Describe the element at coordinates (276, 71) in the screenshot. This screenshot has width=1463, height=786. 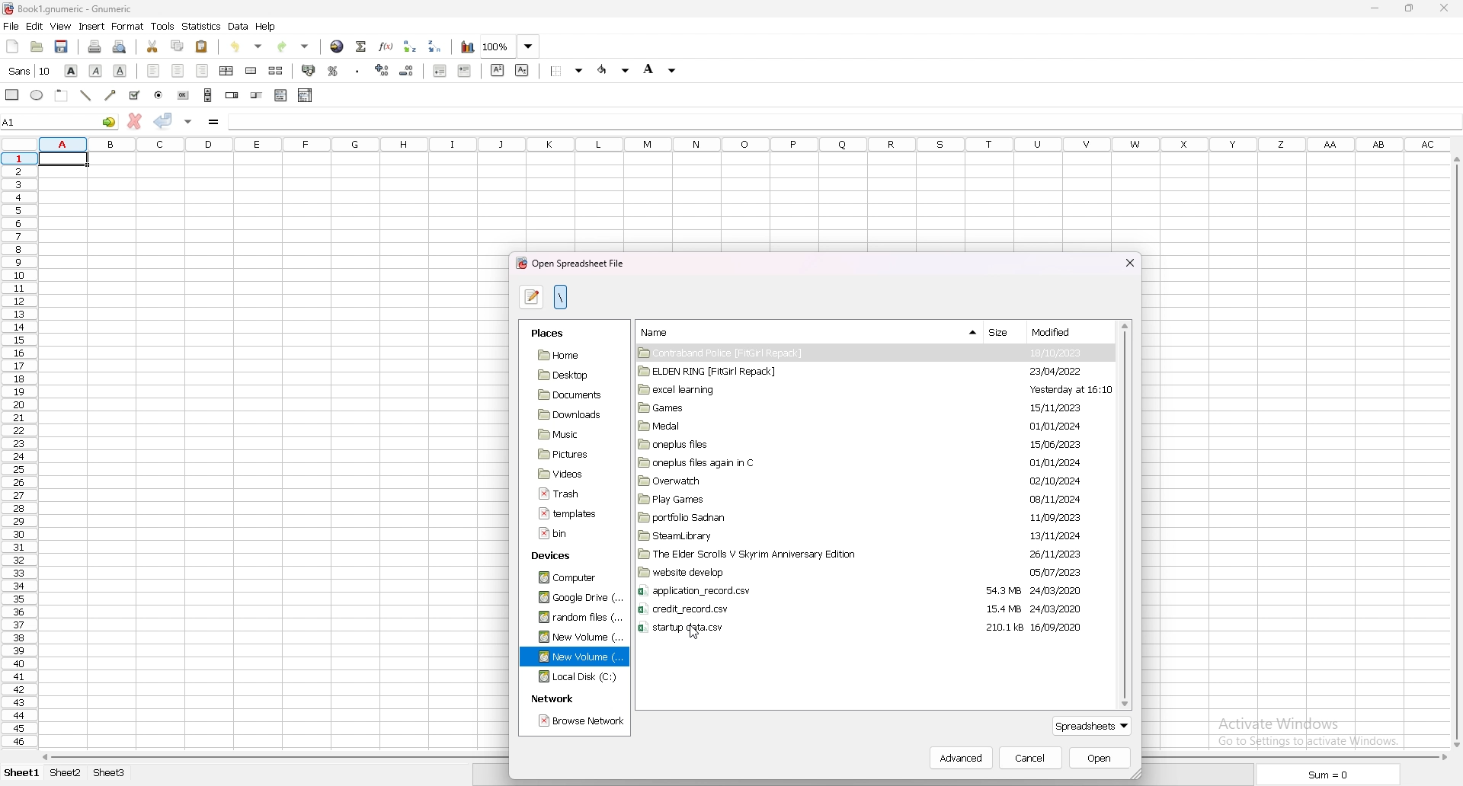
I see `split merged cell` at that location.